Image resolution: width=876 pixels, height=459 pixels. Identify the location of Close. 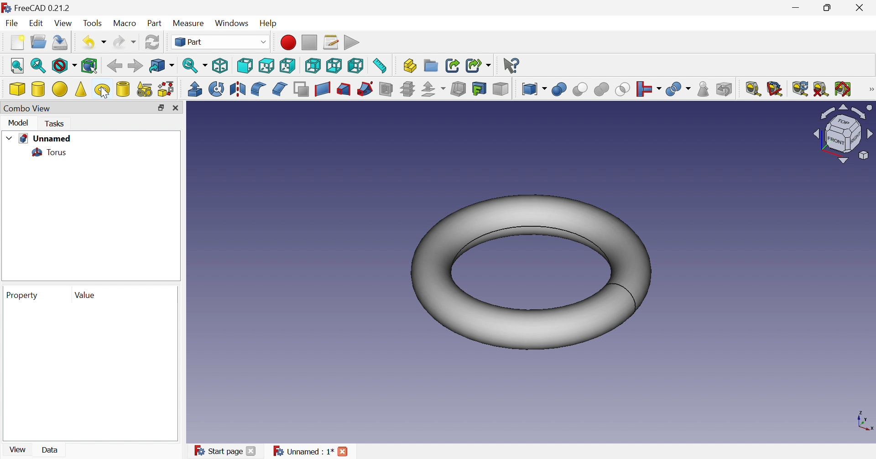
(176, 108).